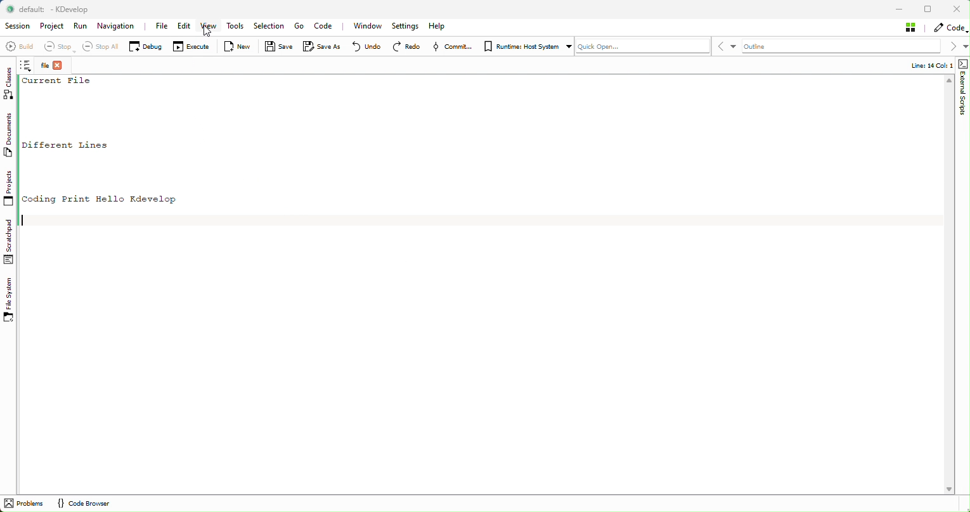 This screenshot has width=970, height=512. What do you see at coordinates (900, 8) in the screenshot?
I see `Minimize` at bounding box center [900, 8].